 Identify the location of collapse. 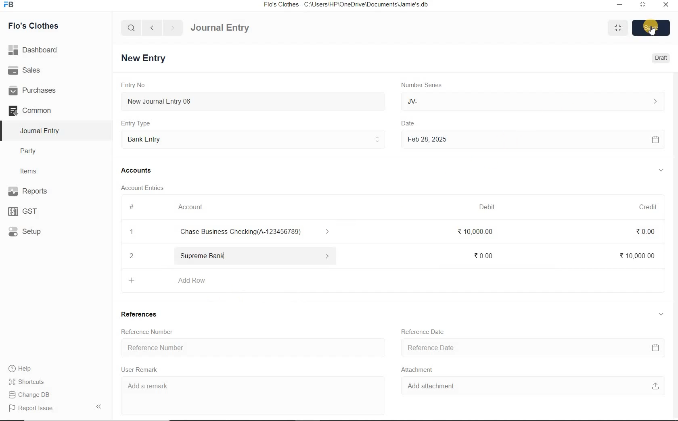
(661, 170).